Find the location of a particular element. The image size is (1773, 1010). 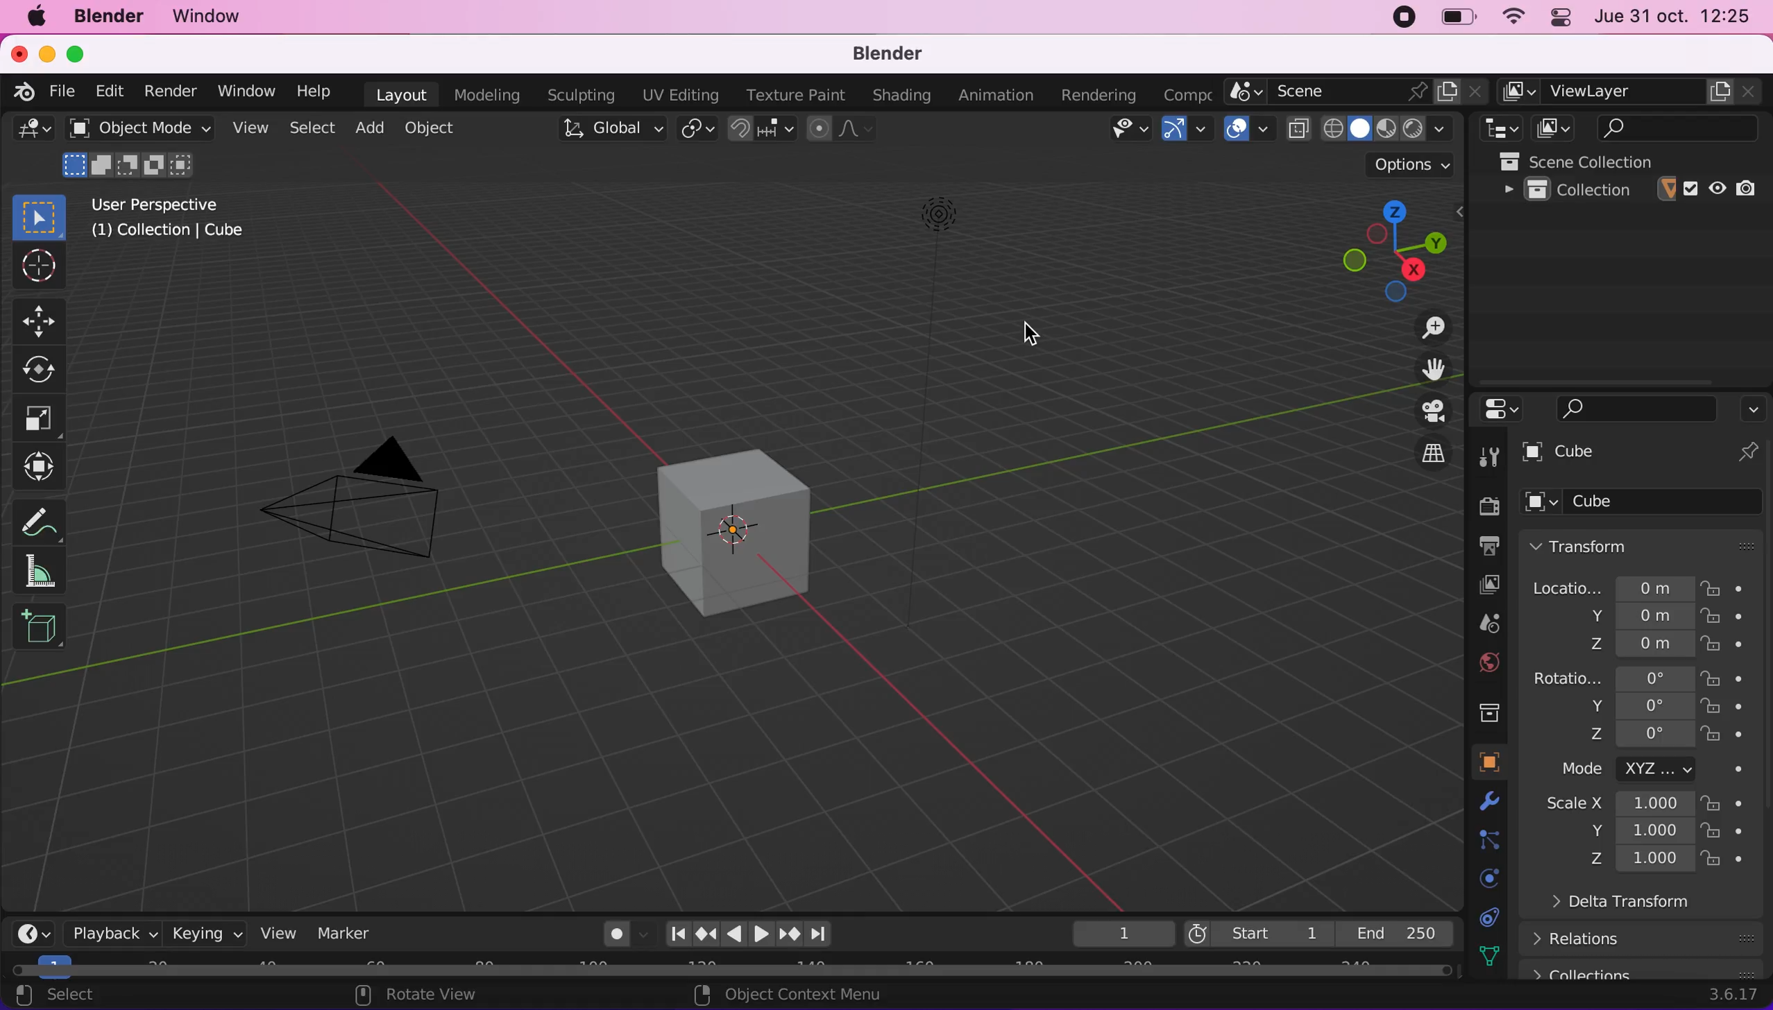

collection is located at coordinates (1632, 190).